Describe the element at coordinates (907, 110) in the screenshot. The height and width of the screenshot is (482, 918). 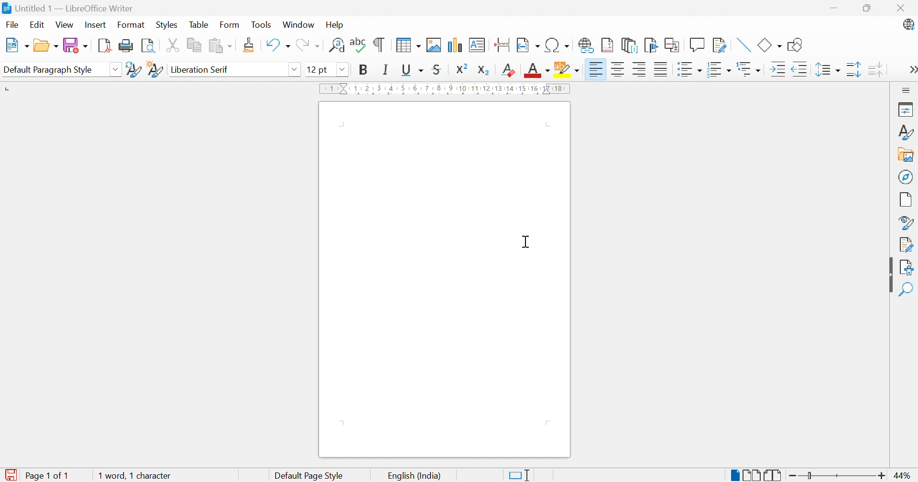
I see `Properties` at that location.